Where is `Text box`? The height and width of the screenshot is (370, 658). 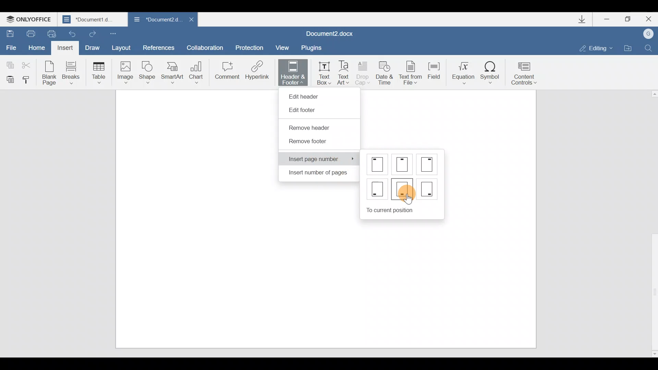 Text box is located at coordinates (322, 72).